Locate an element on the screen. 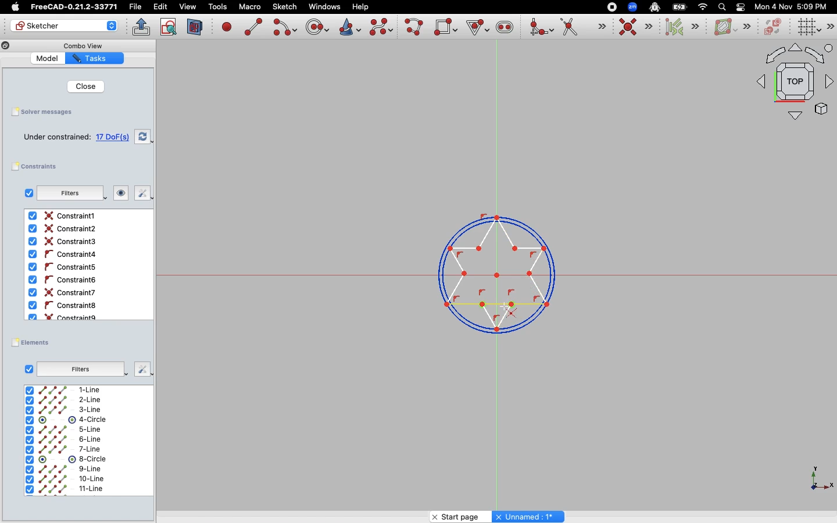 The height and width of the screenshot is (523, 837). Constraint2 is located at coordinates (65, 229).